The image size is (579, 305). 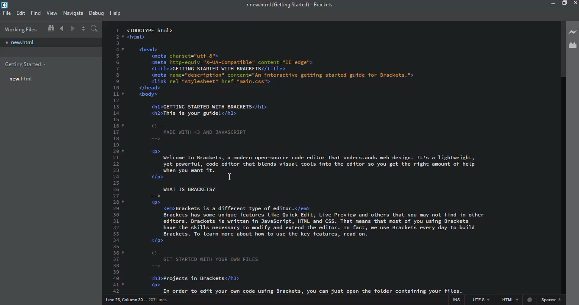 I want to click on working files, so click(x=19, y=28).